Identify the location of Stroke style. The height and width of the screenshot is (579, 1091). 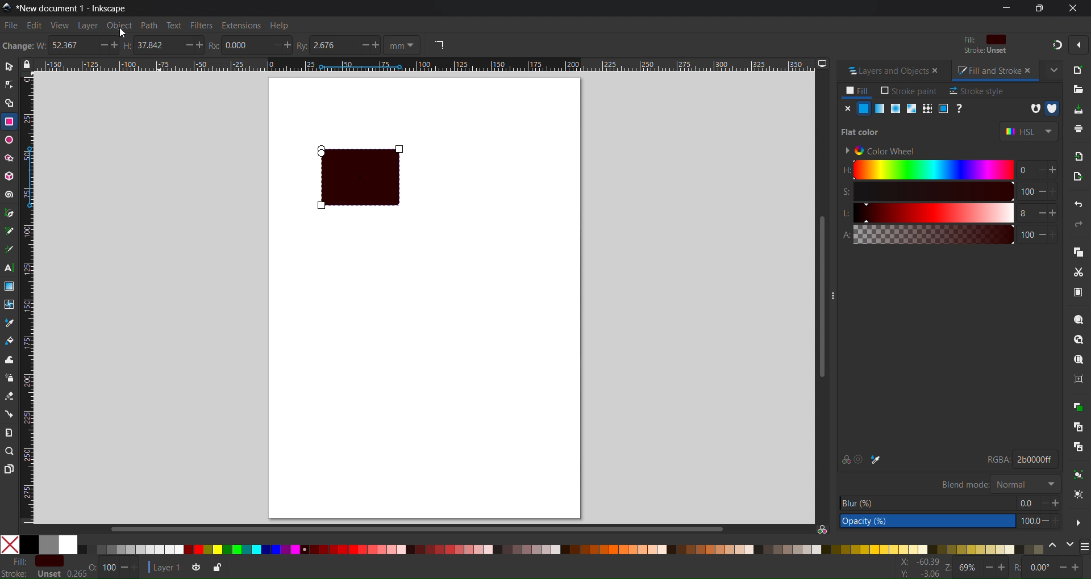
(977, 91).